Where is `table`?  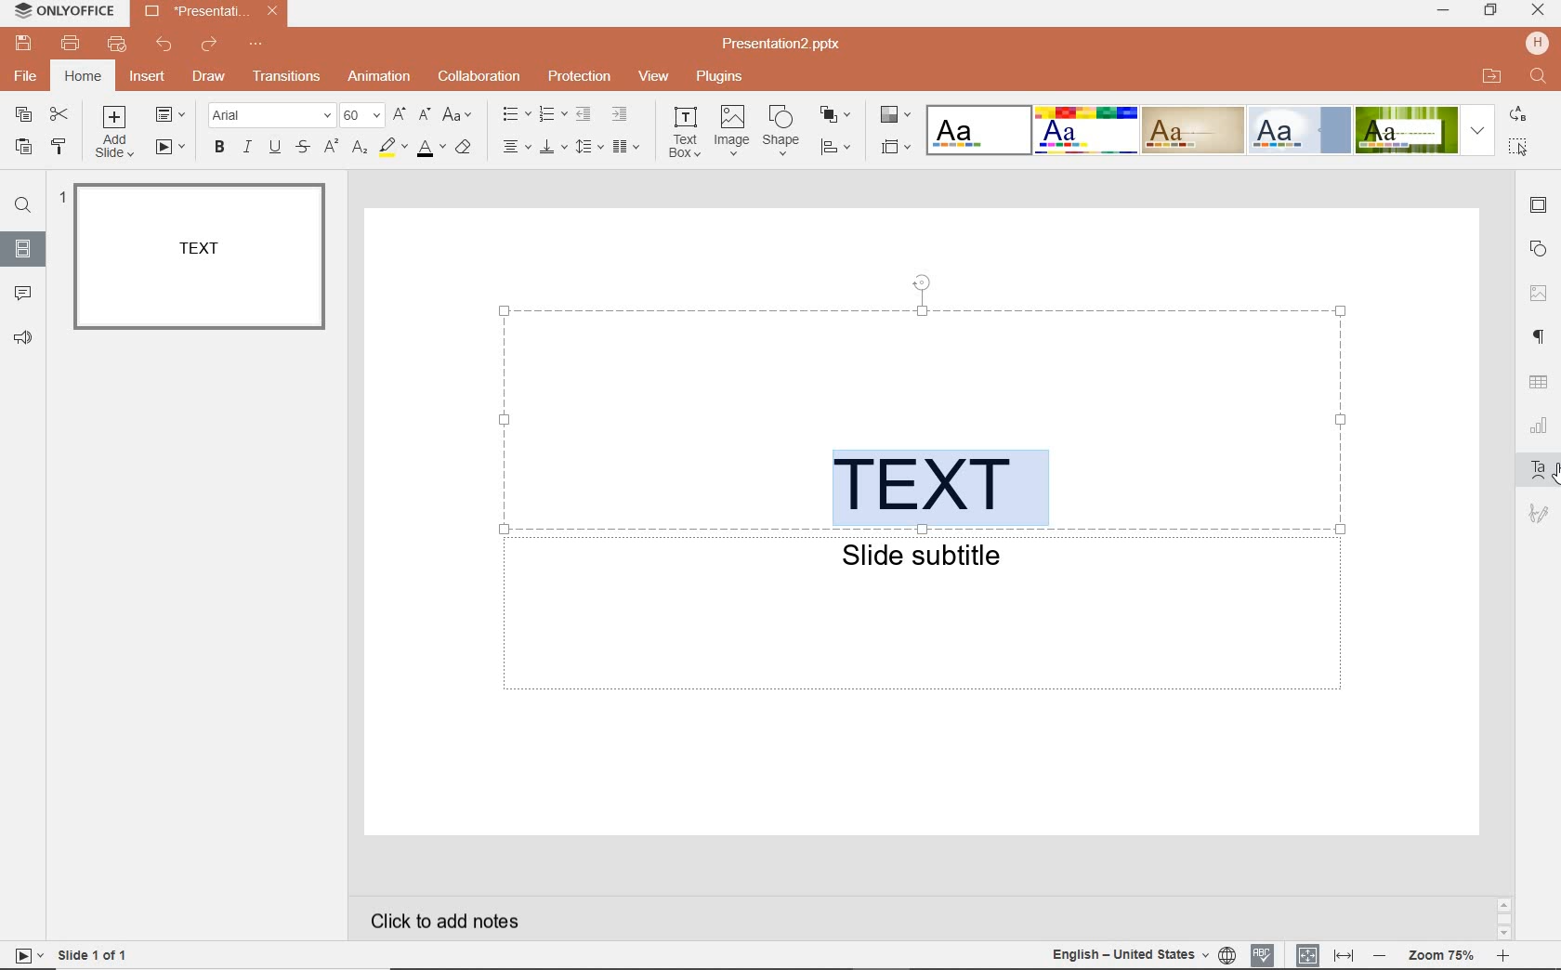 table is located at coordinates (1540, 384).